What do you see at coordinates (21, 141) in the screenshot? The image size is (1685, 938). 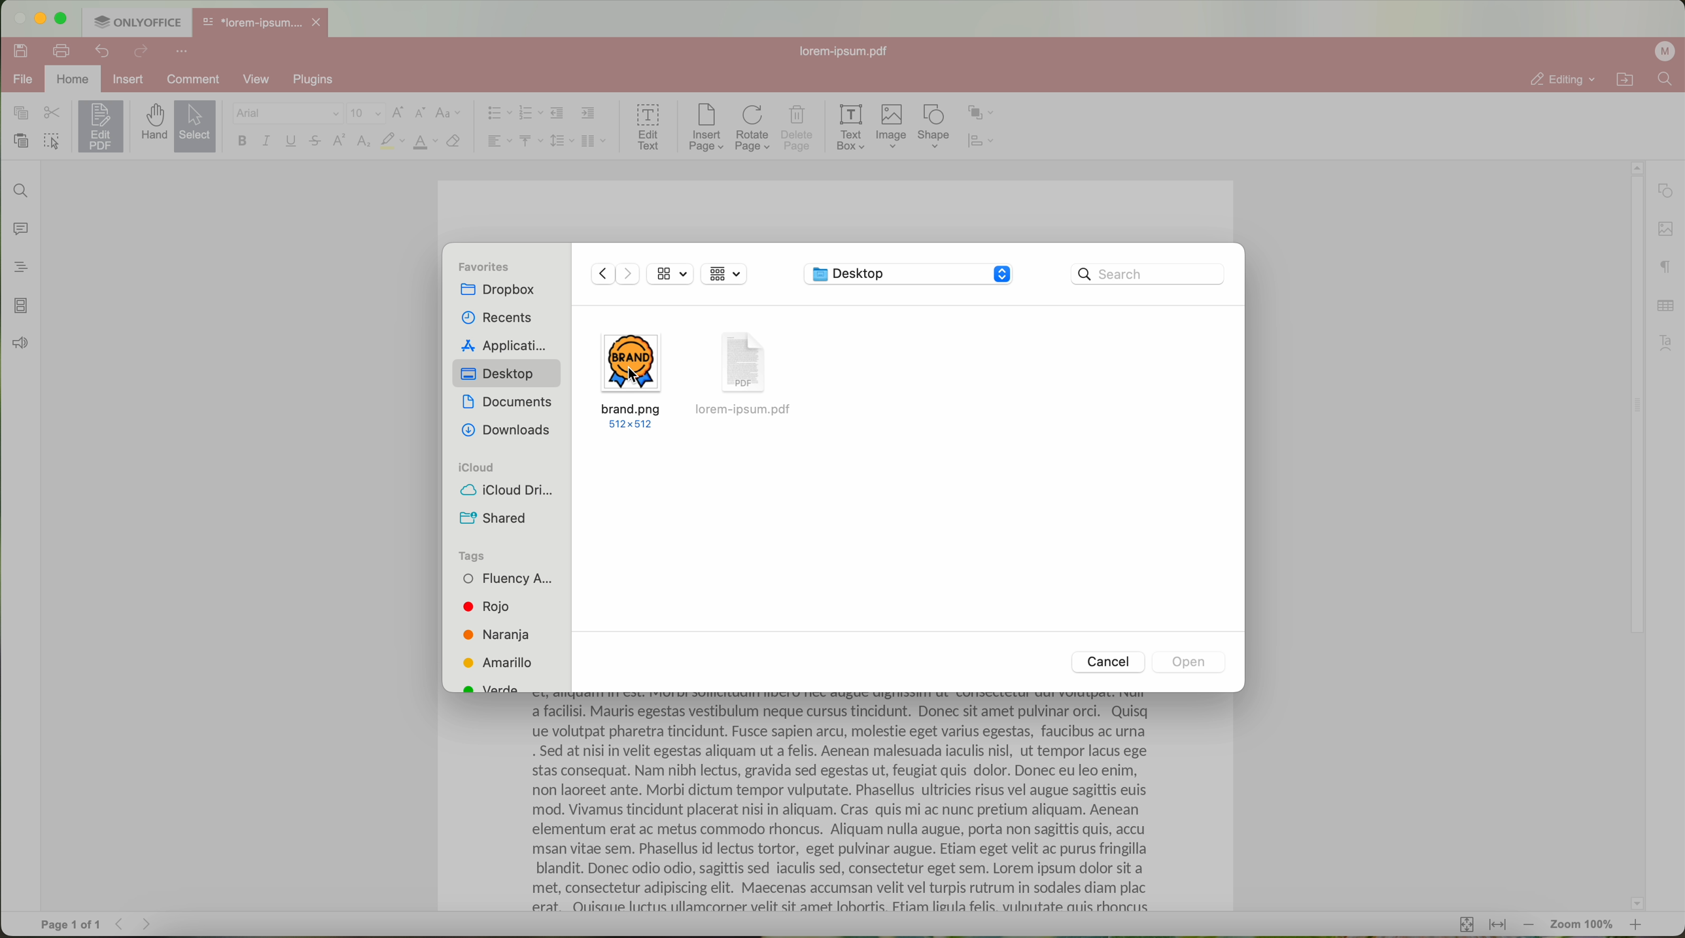 I see `paste` at bounding box center [21, 141].